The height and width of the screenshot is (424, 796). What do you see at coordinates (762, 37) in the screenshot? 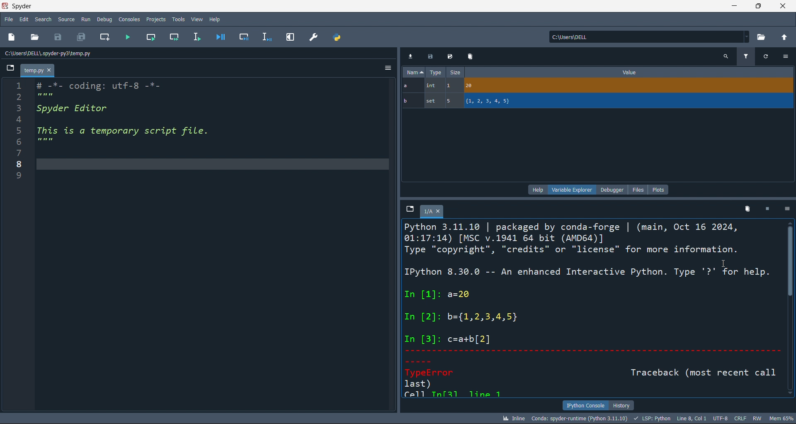
I see `open directory` at bounding box center [762, 37].